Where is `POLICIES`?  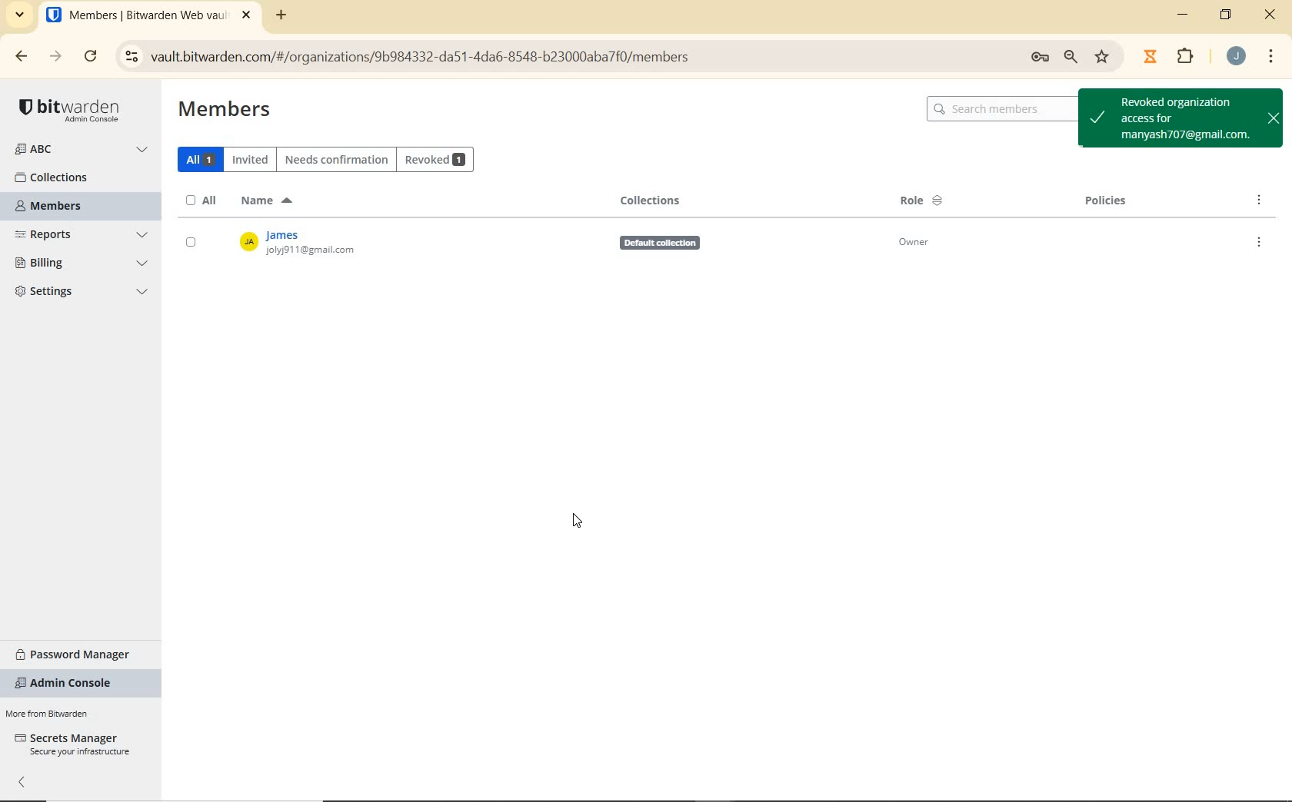 POLICIES is located at coordinates (1264, 203).